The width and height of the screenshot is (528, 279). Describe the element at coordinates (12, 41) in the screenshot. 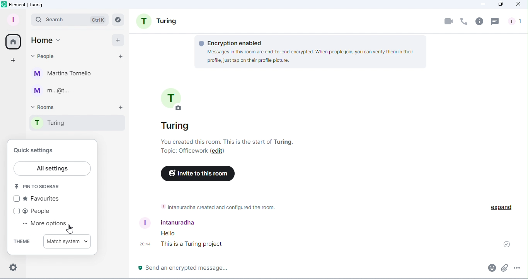

I see `Home` at that location.